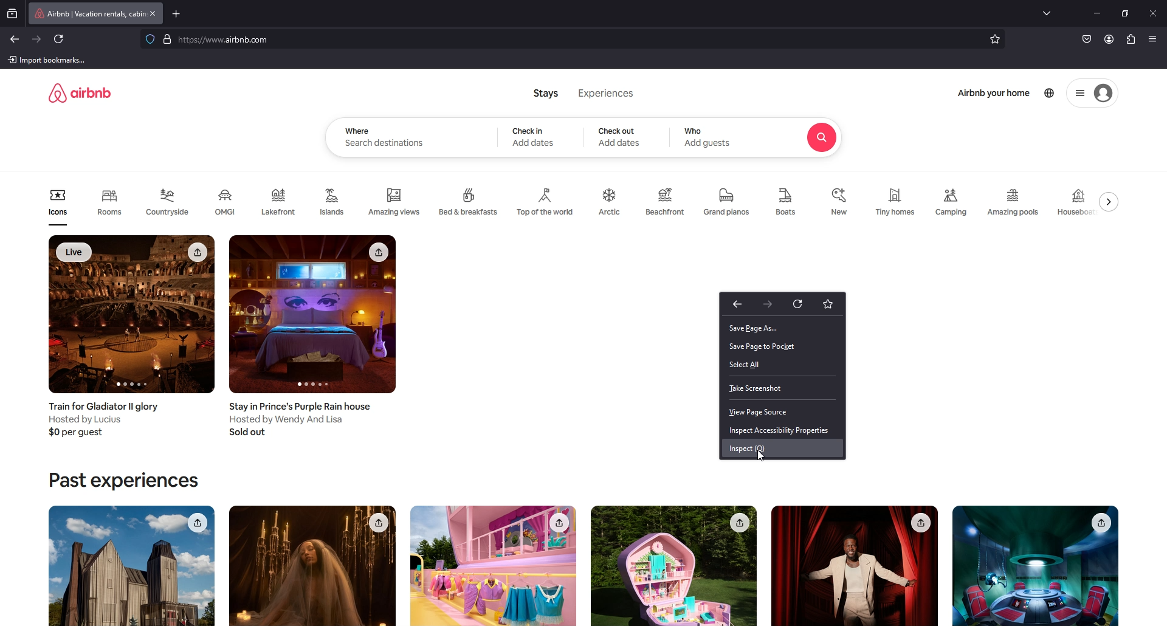  What do you see at coordinates (1015, 202) in the screenshot?
I see `amazing pools` at bounding box center [1015, 202].